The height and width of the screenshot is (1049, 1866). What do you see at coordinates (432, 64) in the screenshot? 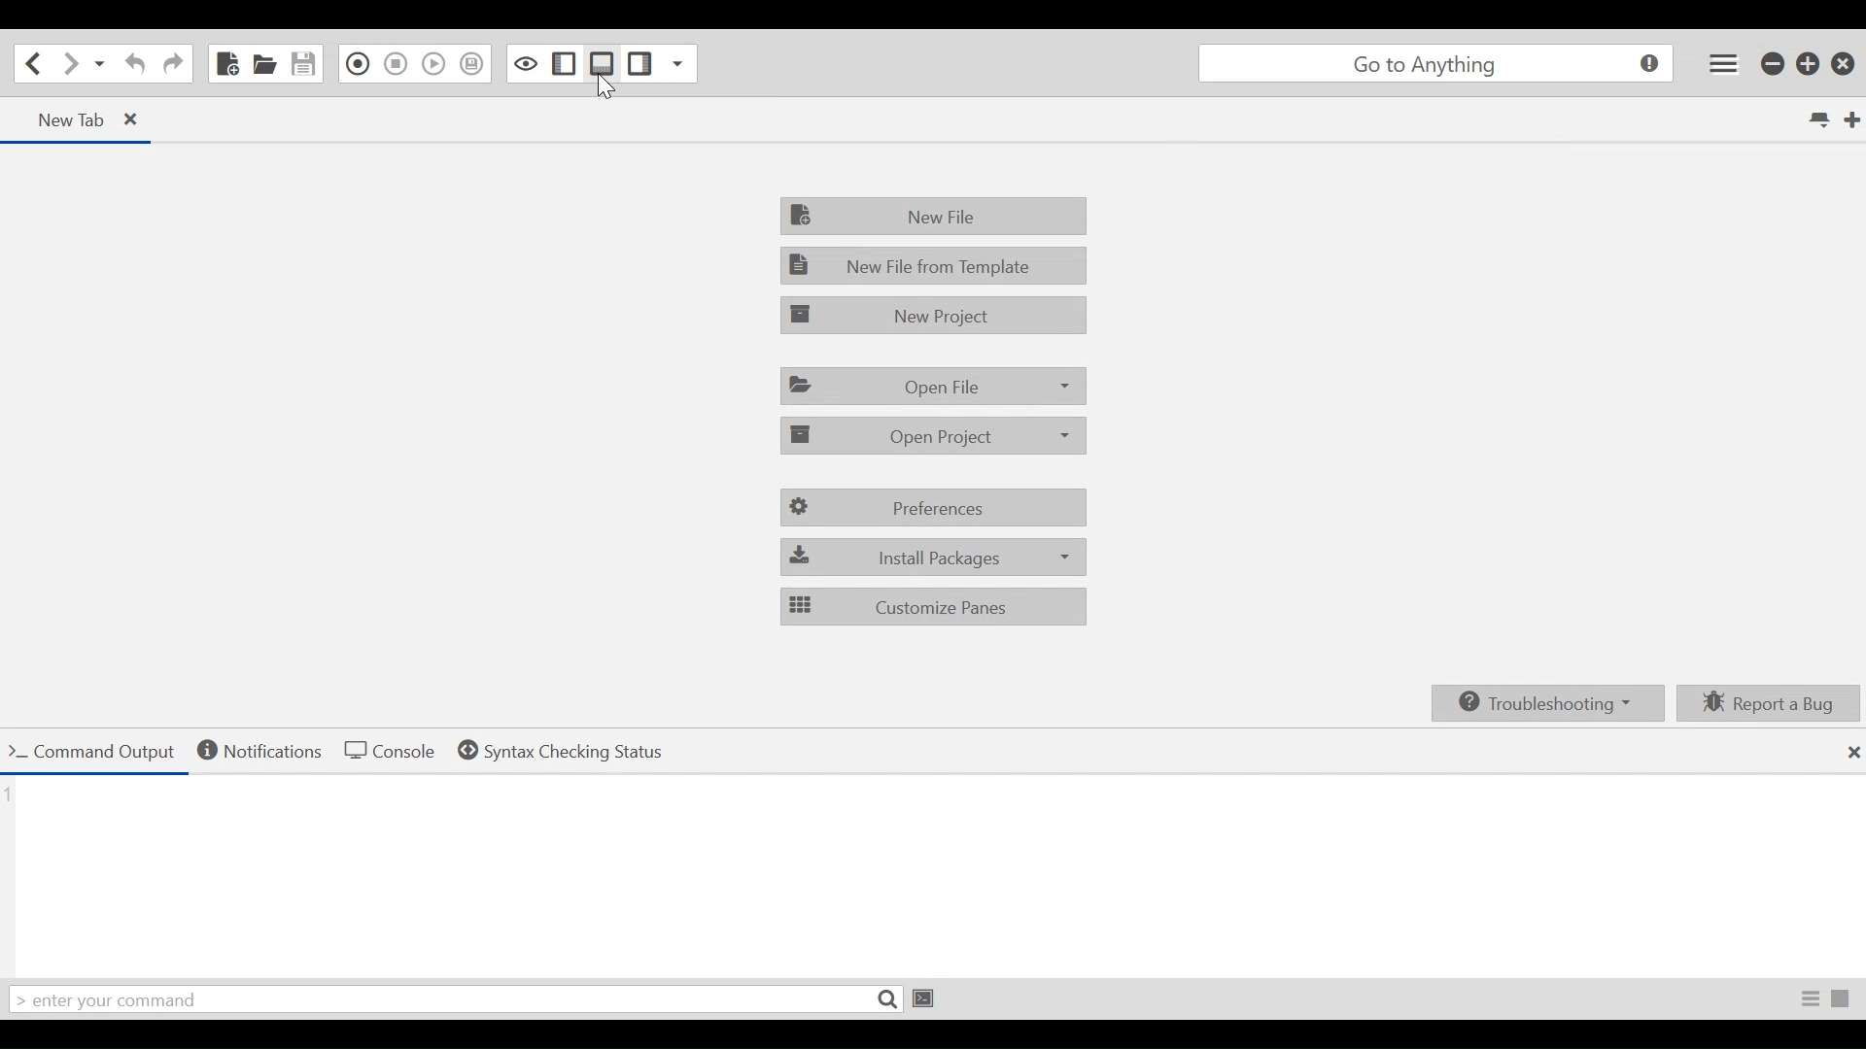
I see `Play last Macro` at bounding box center [432, 64].